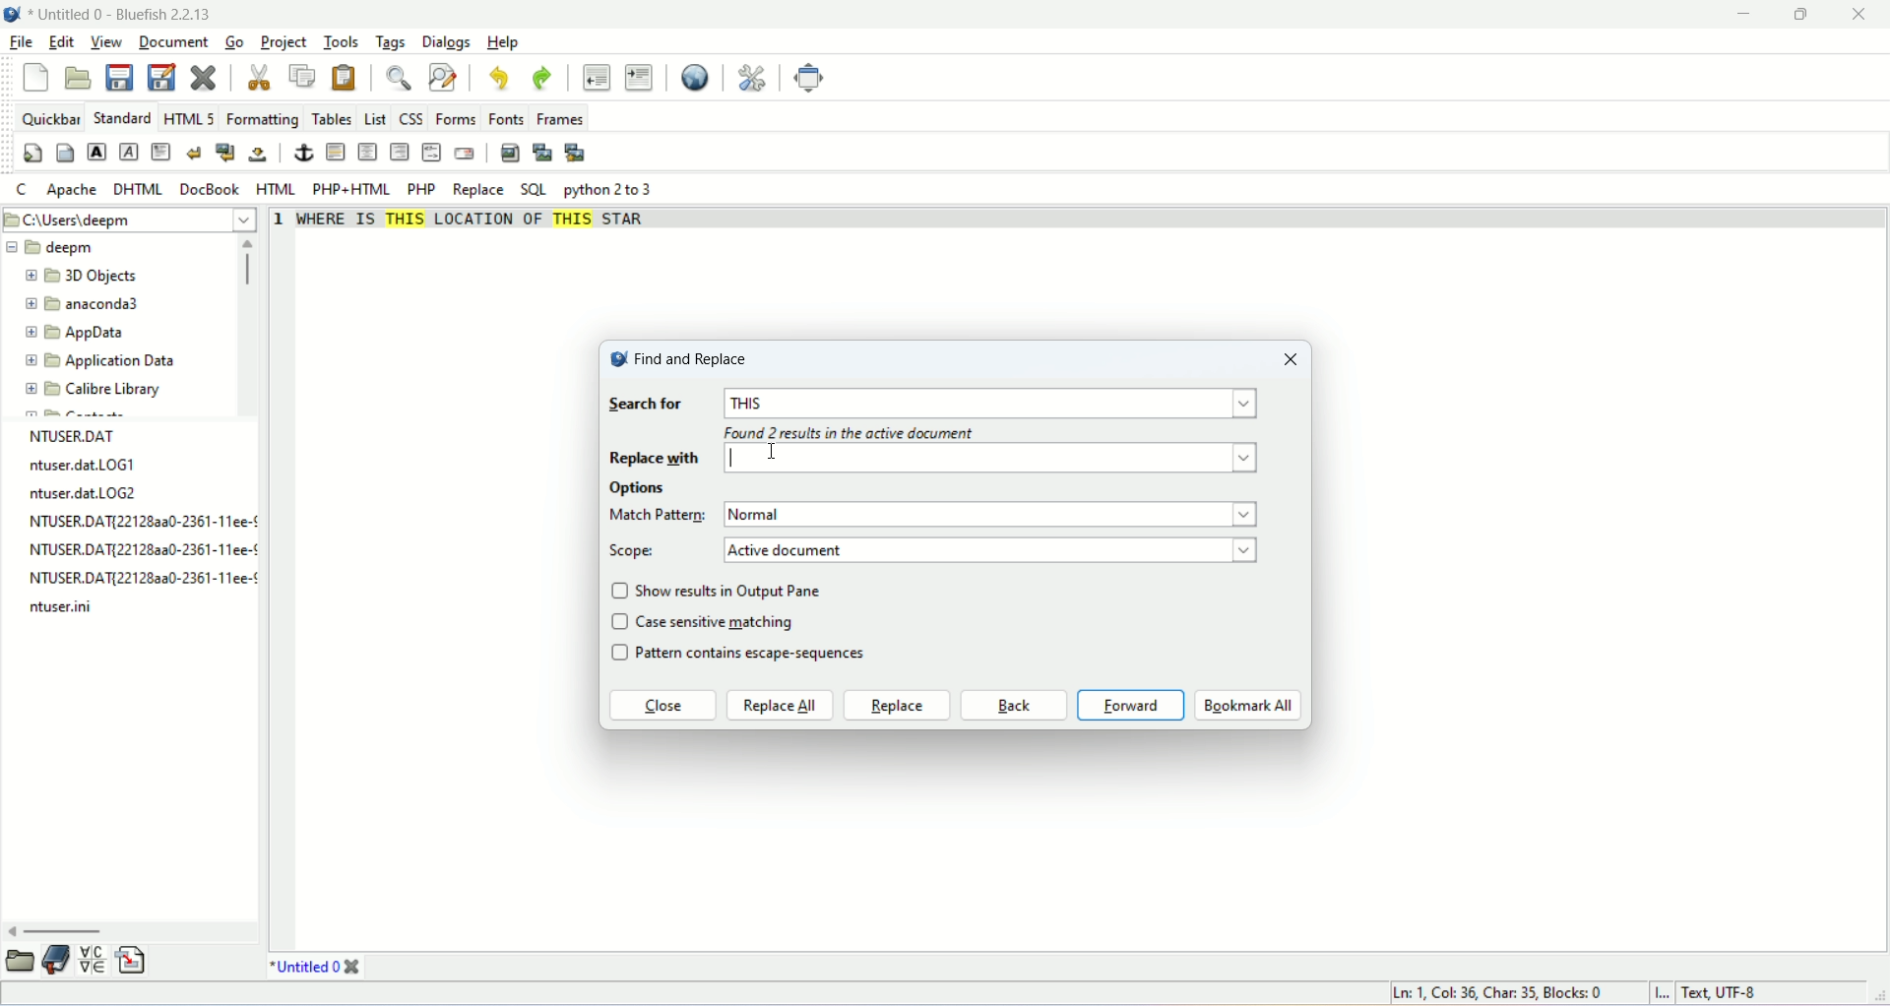 The width and height of the screenshot is (1890, 1006). I want to click on forward, so click(1131, 705).